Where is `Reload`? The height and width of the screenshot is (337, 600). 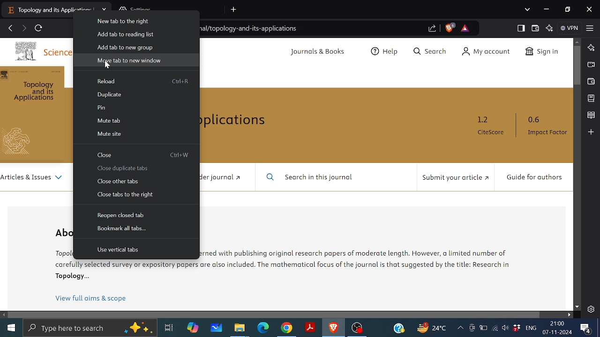 Reload is located at coordinates (109, 81).